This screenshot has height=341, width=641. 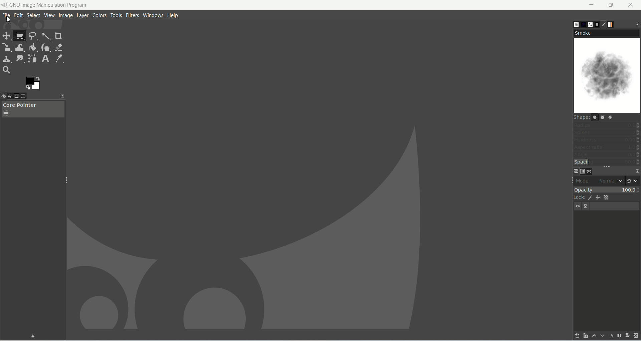 What do you see at coordinates (20, 35) in the screenshot?
I see `rectangle select` at bounding box center [20, 35].